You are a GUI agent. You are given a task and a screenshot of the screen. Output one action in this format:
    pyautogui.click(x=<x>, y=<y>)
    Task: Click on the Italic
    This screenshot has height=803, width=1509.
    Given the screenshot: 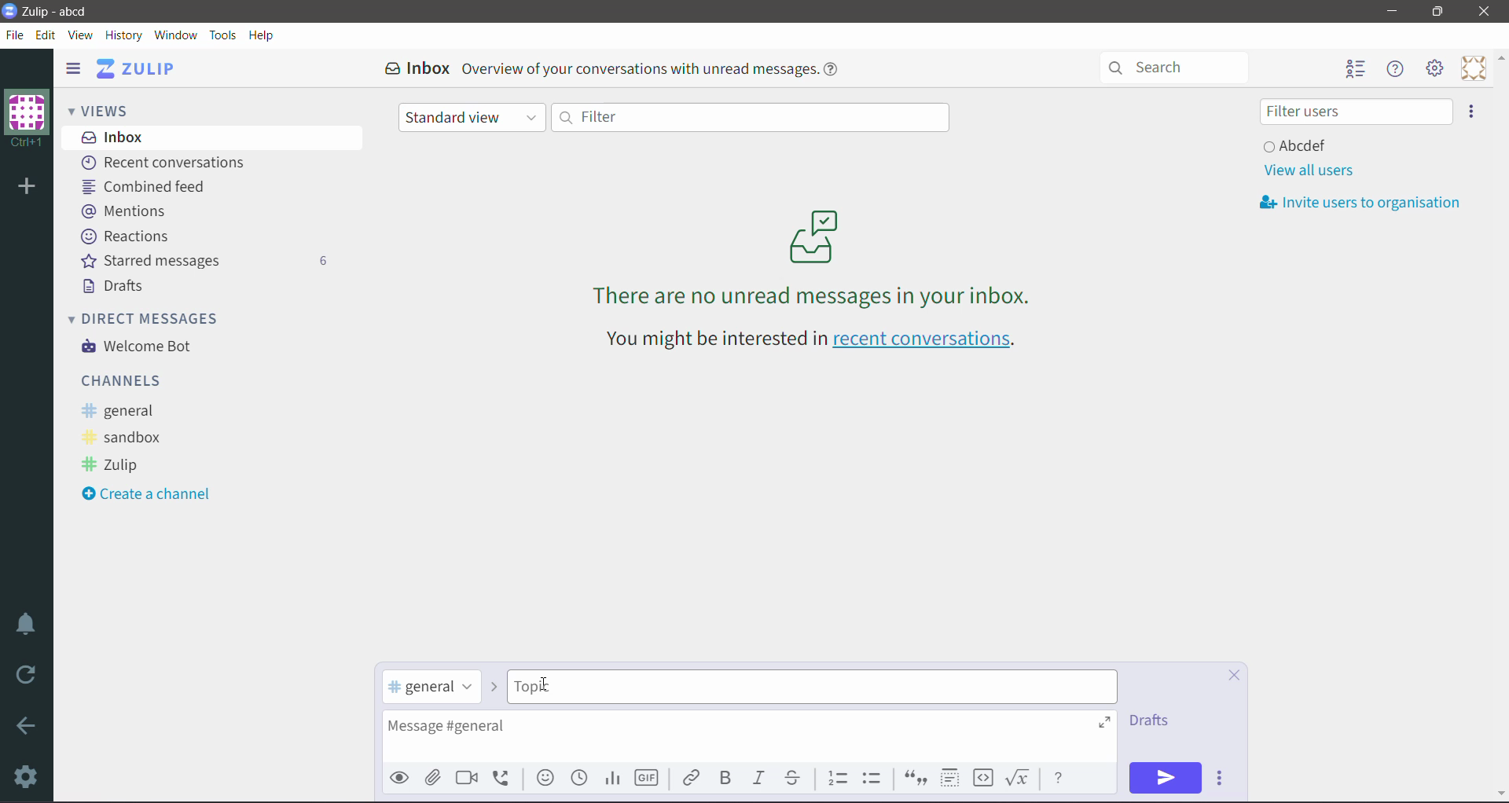 What is the action you would take?
    pyautogui.click(x=758, y=778)
    